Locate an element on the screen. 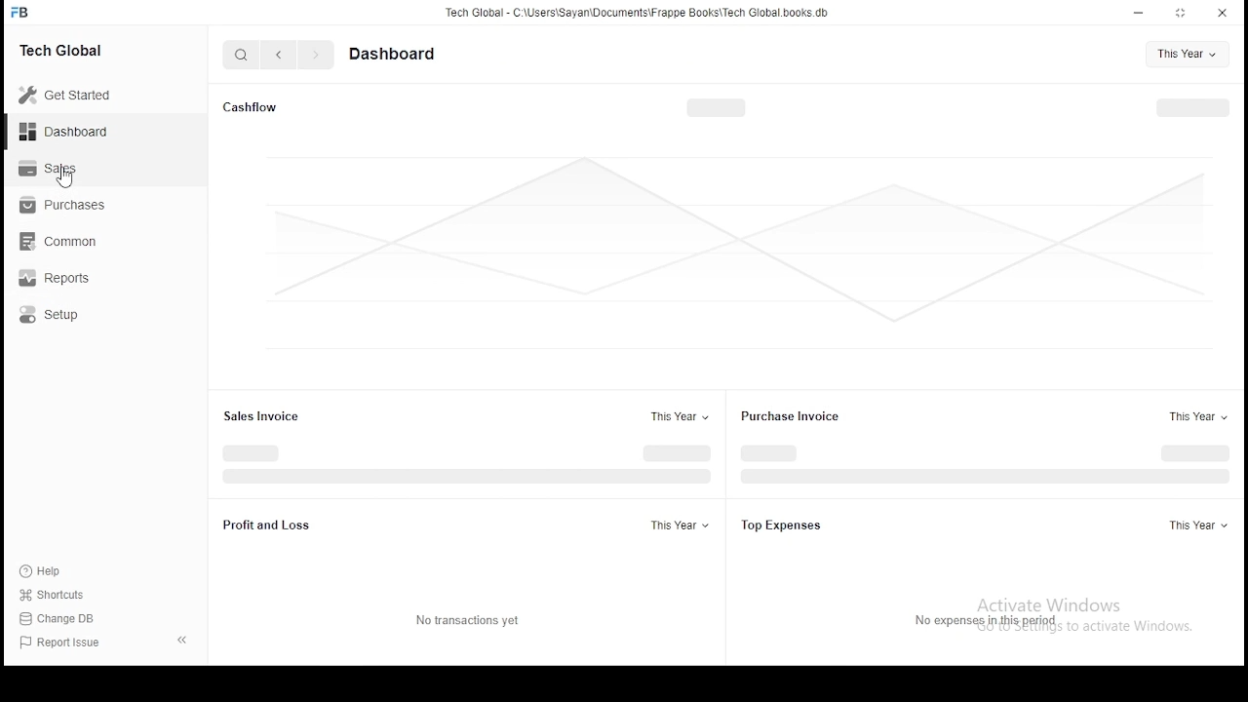 The width and height of the screenshot is (1248, 702). change DB is located at coordinates (59, 617).